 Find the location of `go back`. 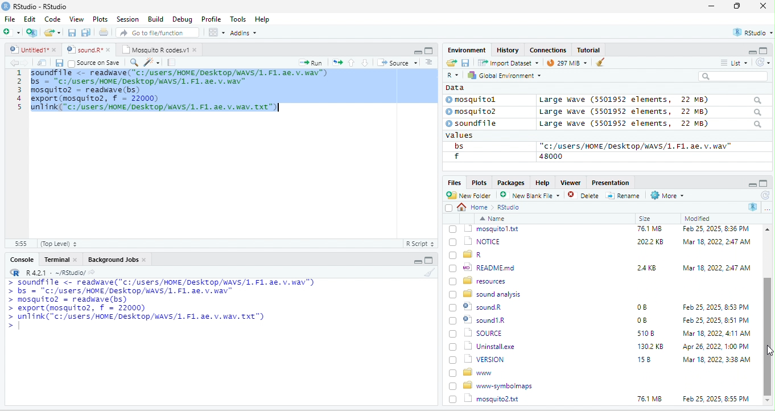

go back is located at coordinates (476, 230).